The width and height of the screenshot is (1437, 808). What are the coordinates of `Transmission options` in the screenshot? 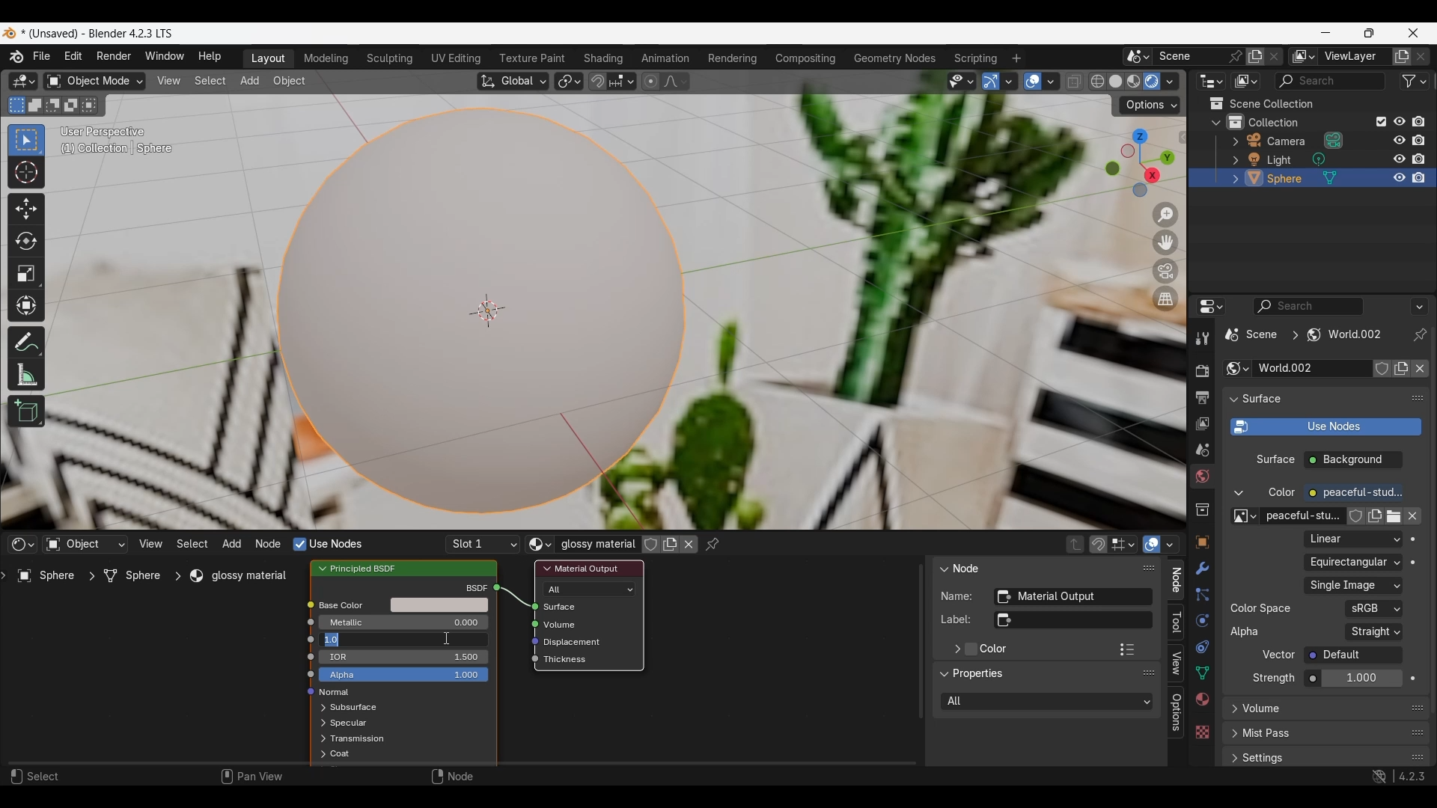 It's located at (359, 738).